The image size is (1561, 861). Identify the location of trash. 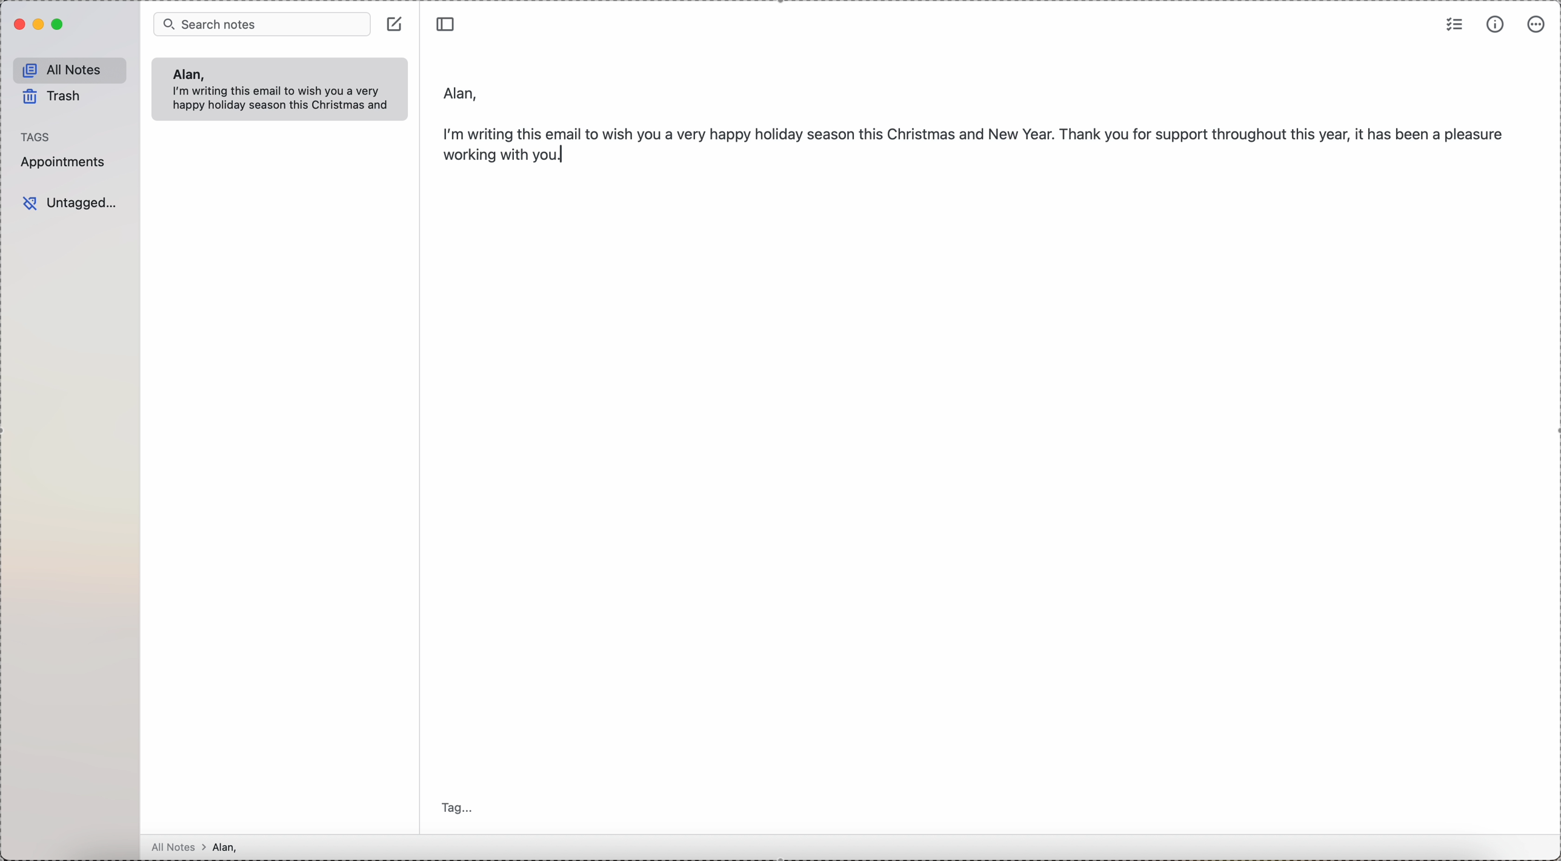
(54, 99).